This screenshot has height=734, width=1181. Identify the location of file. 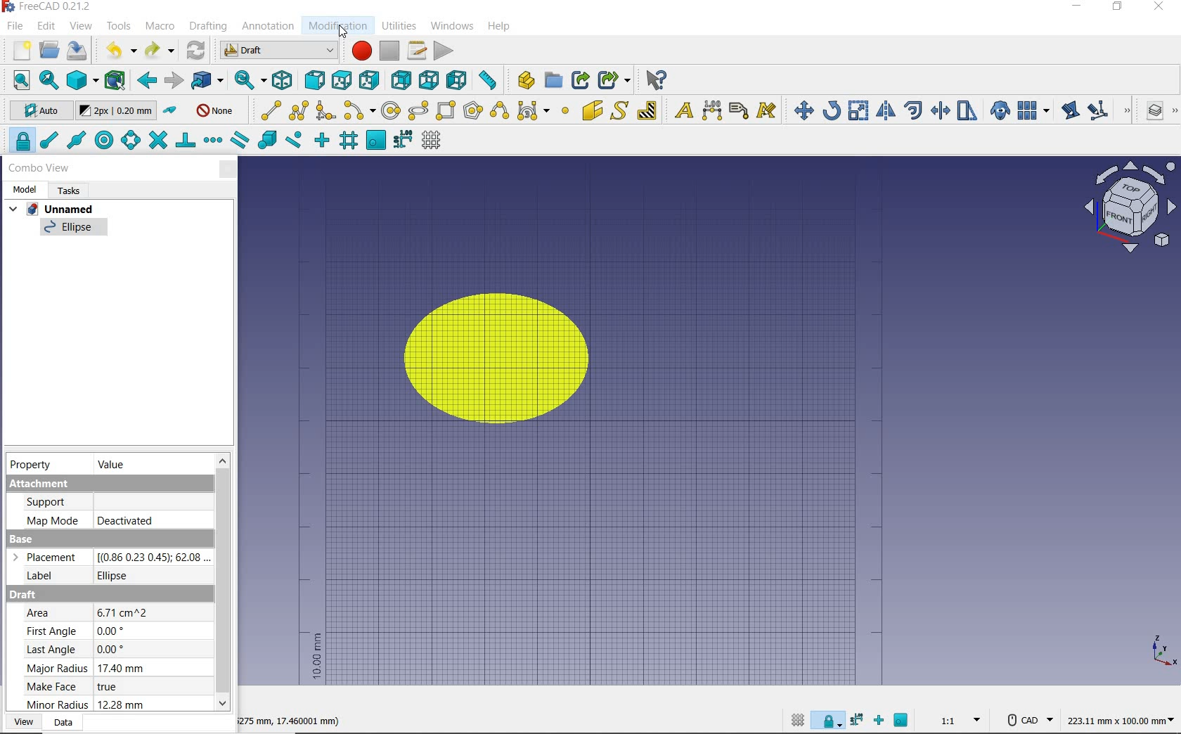
(13, 25).